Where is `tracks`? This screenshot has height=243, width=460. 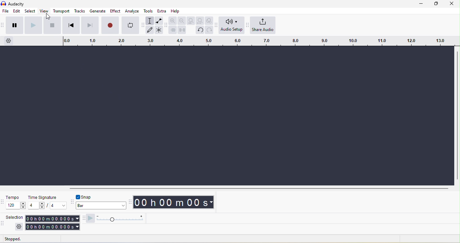 tracks is located at coordinates (79, 11).